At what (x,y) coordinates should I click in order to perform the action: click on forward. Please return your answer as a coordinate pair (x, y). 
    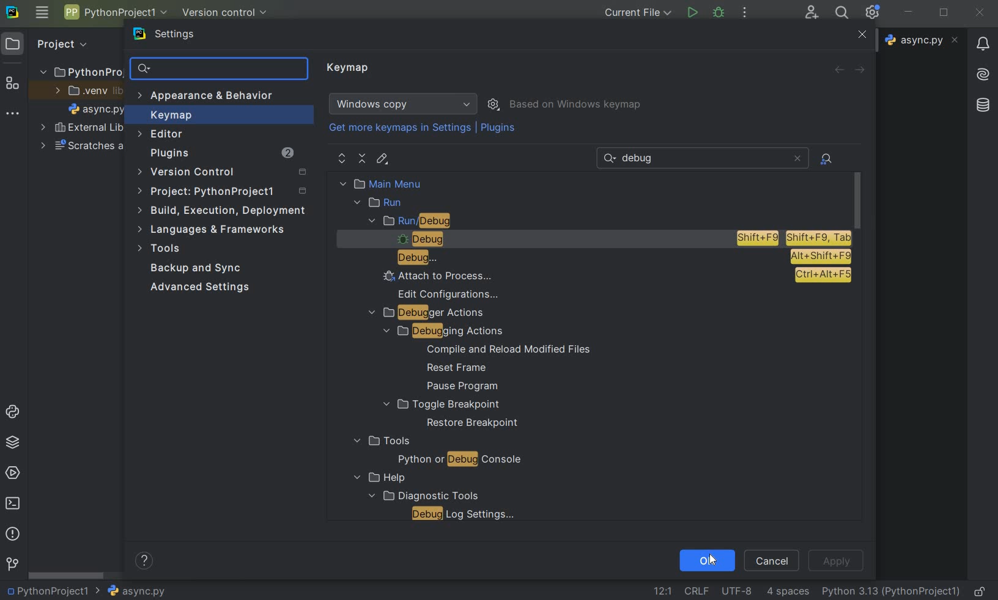
    Looking at the image, I should click on (862, 70).